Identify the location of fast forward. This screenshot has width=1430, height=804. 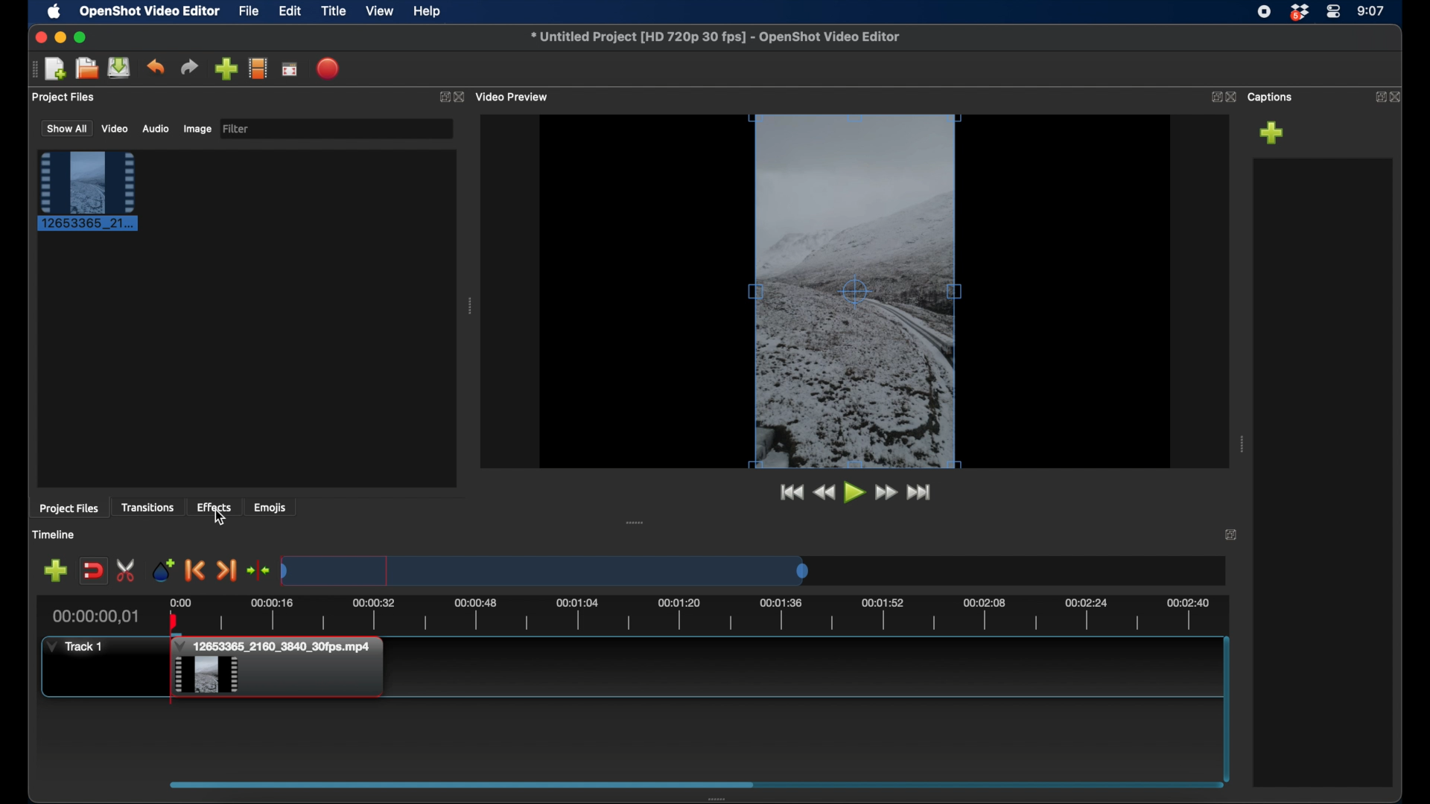
(921, 492).